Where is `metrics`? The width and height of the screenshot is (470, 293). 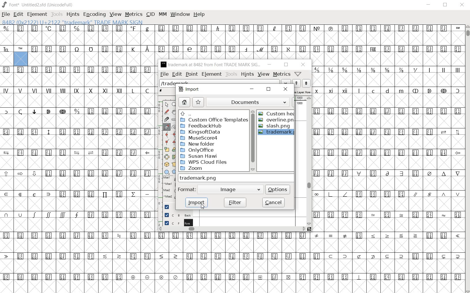 metrics is located at coordinates (282, 74).